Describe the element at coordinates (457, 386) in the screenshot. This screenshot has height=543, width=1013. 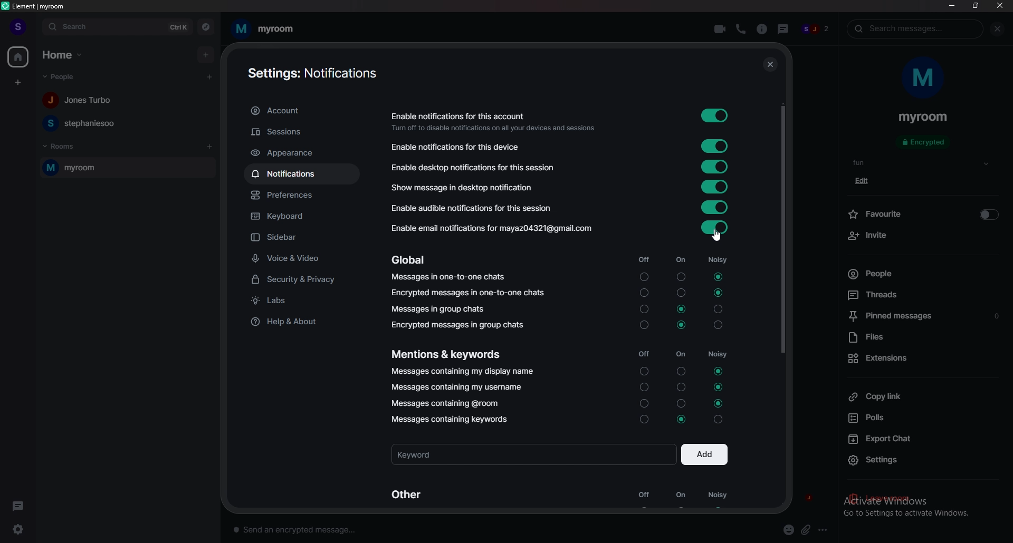
I see `messages containing my username` at that location.